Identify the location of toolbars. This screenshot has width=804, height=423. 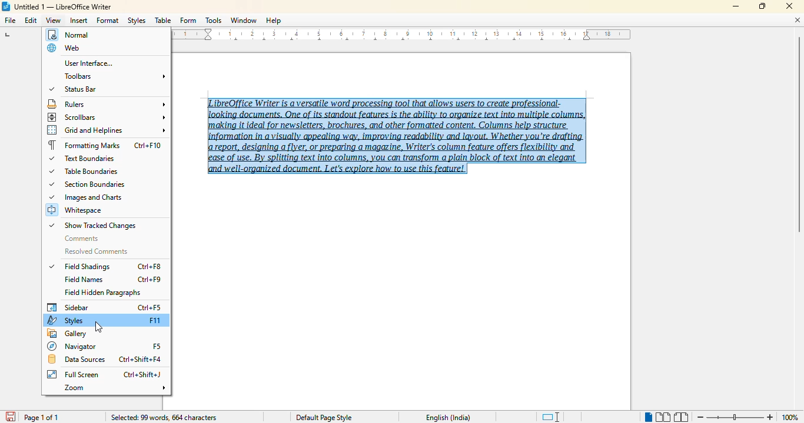
(114, 76).